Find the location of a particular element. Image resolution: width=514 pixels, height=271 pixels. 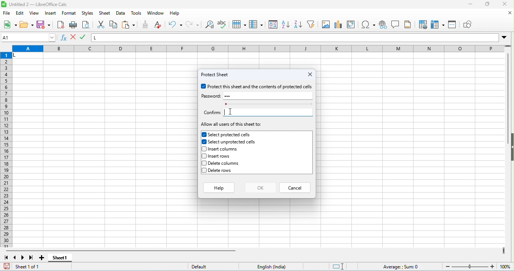

split window is located at coordinates (453, 24).